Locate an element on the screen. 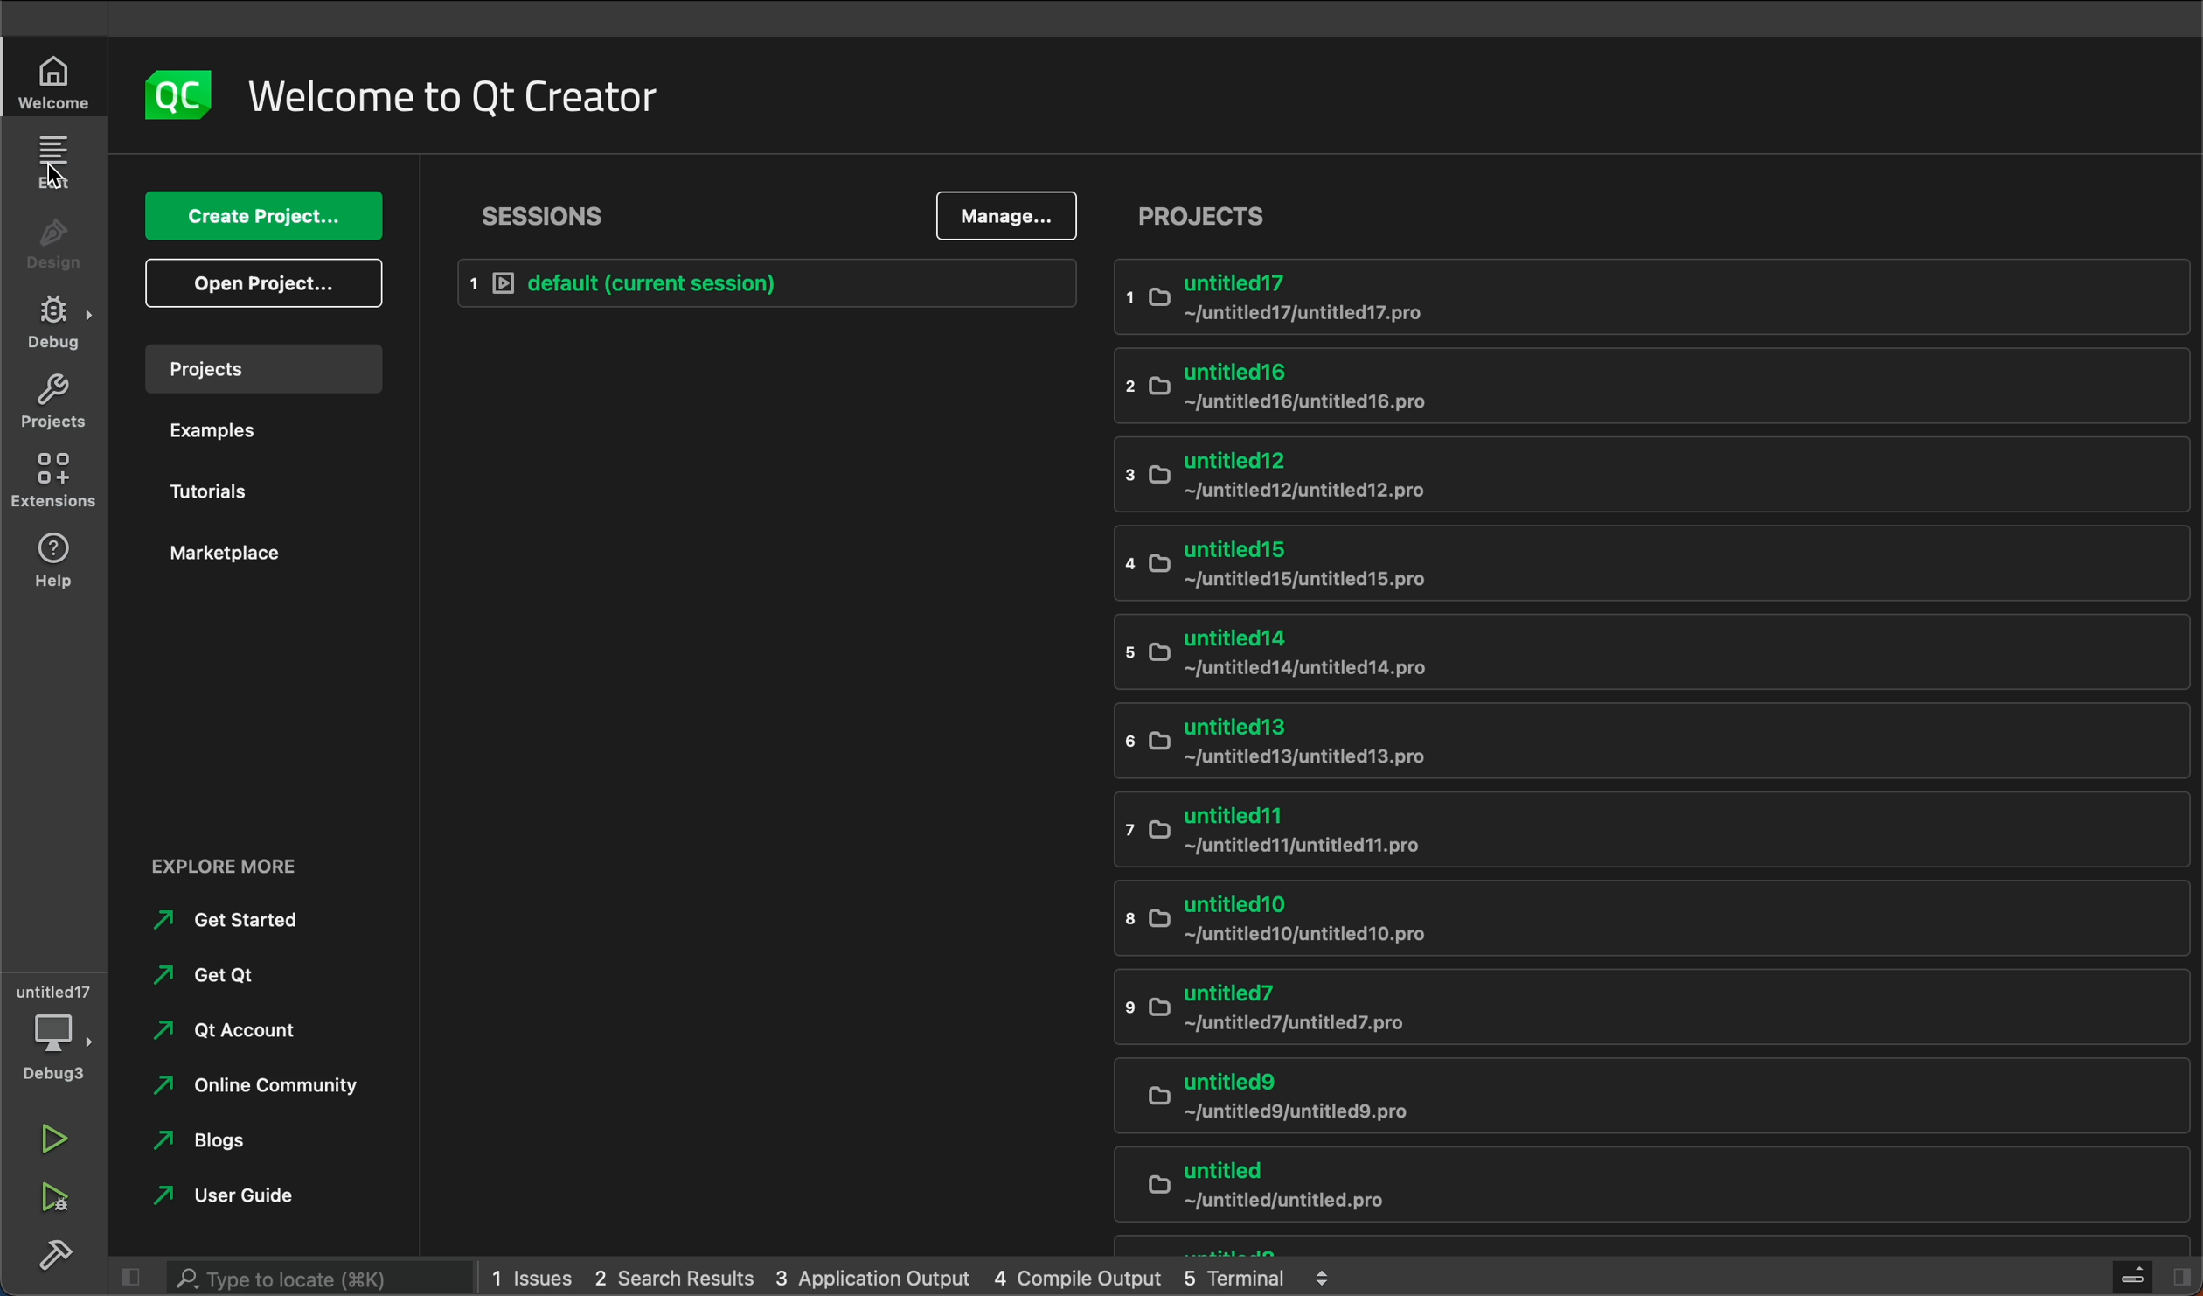 This screenshot has width=2203, height=1296. icon is located at coordinates (175, 98).